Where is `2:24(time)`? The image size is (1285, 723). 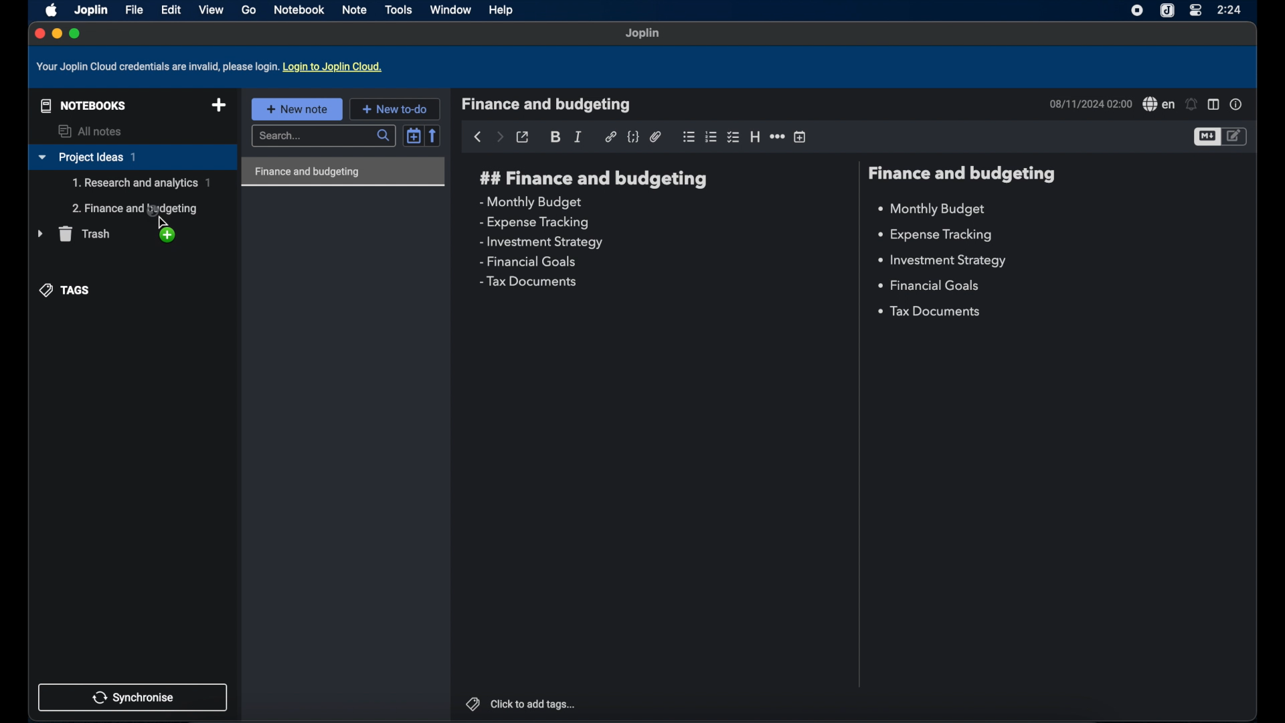
2:24(time) is located at coordinates (1231, 9).